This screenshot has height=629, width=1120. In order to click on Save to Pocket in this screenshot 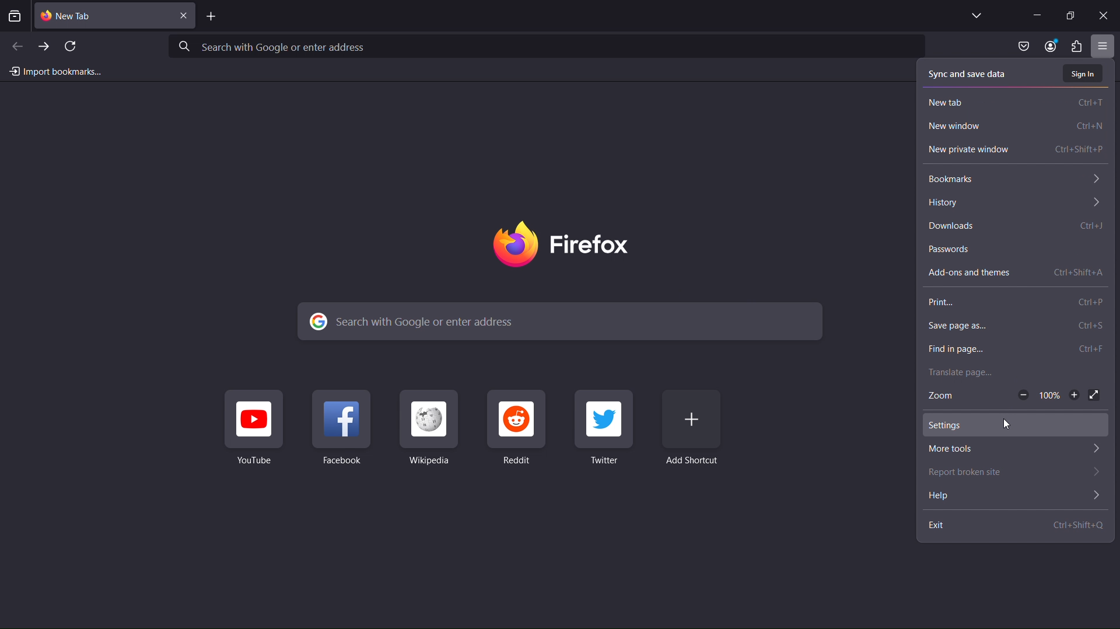, I will do `click(1024, 44)`.